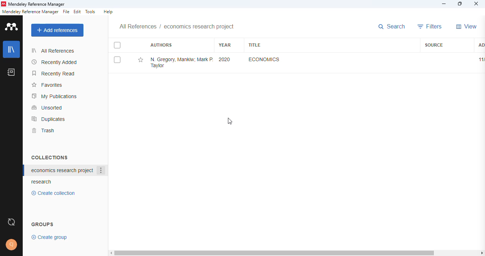  What do you see at coordinates (78, 12) in the screenshot?
I see `edit` at bounding box center [78, 12].